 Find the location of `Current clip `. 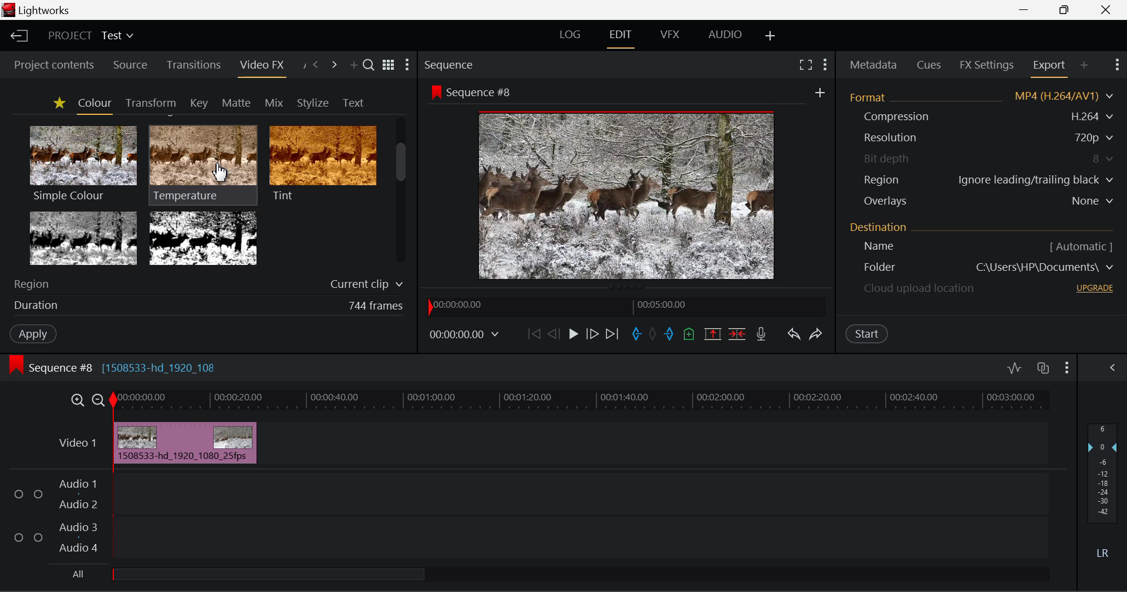

Current clip  is located at coordinates (365, 285).